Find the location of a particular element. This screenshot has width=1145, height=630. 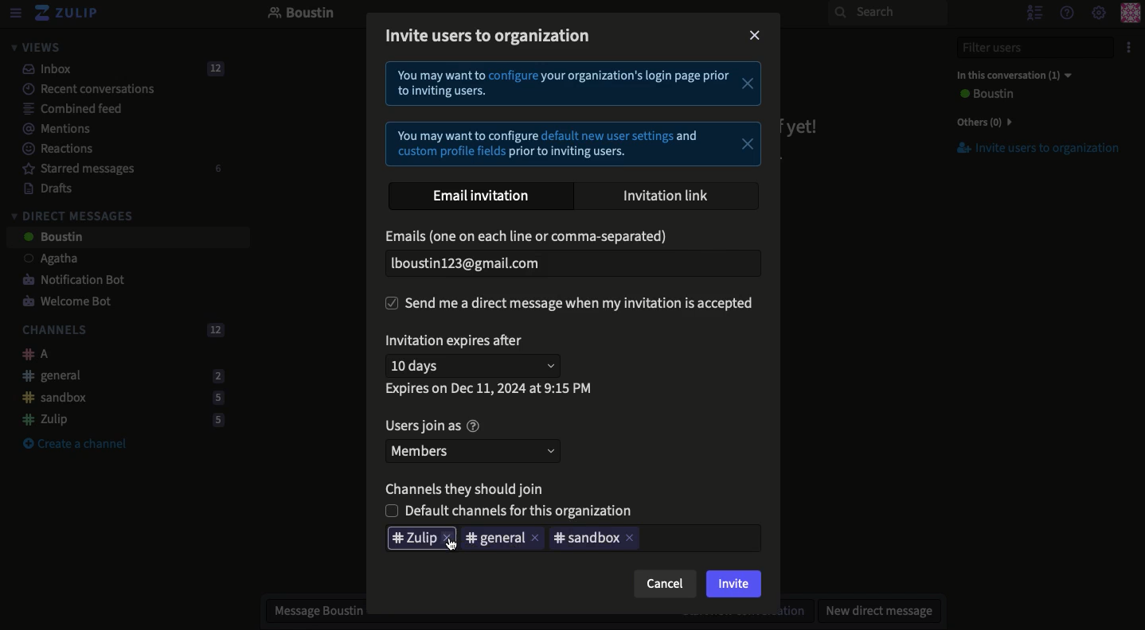

Email  is located at coordinates (530, 238).